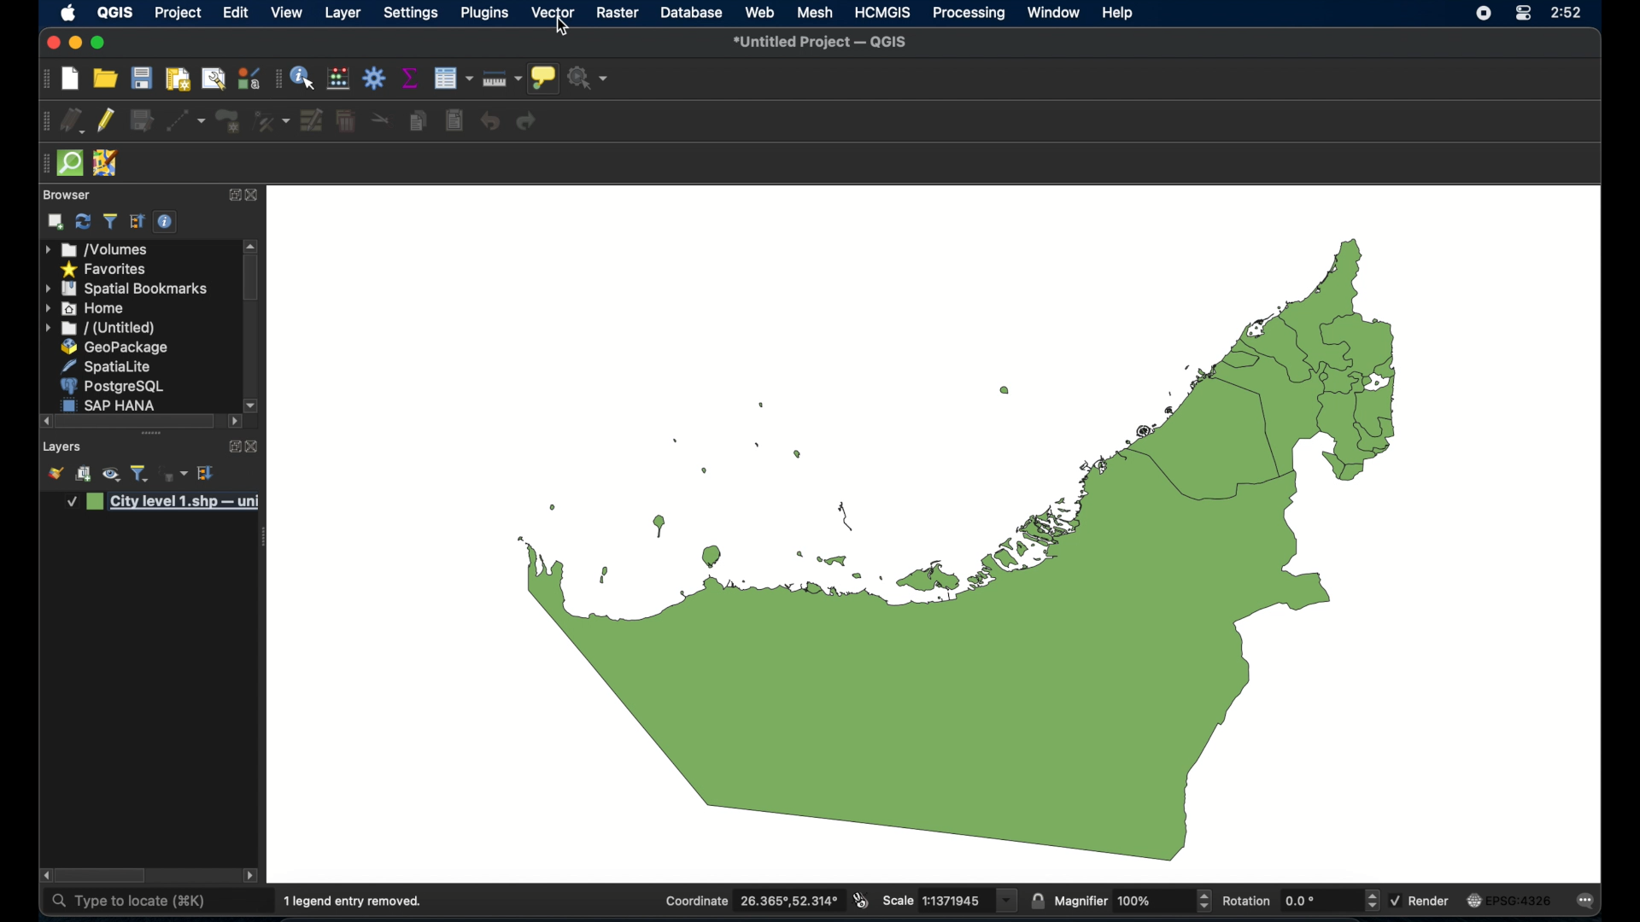  Describe the element at coordinates (44, 876) in the screenshot. I see `scroll right arrow` at that location.